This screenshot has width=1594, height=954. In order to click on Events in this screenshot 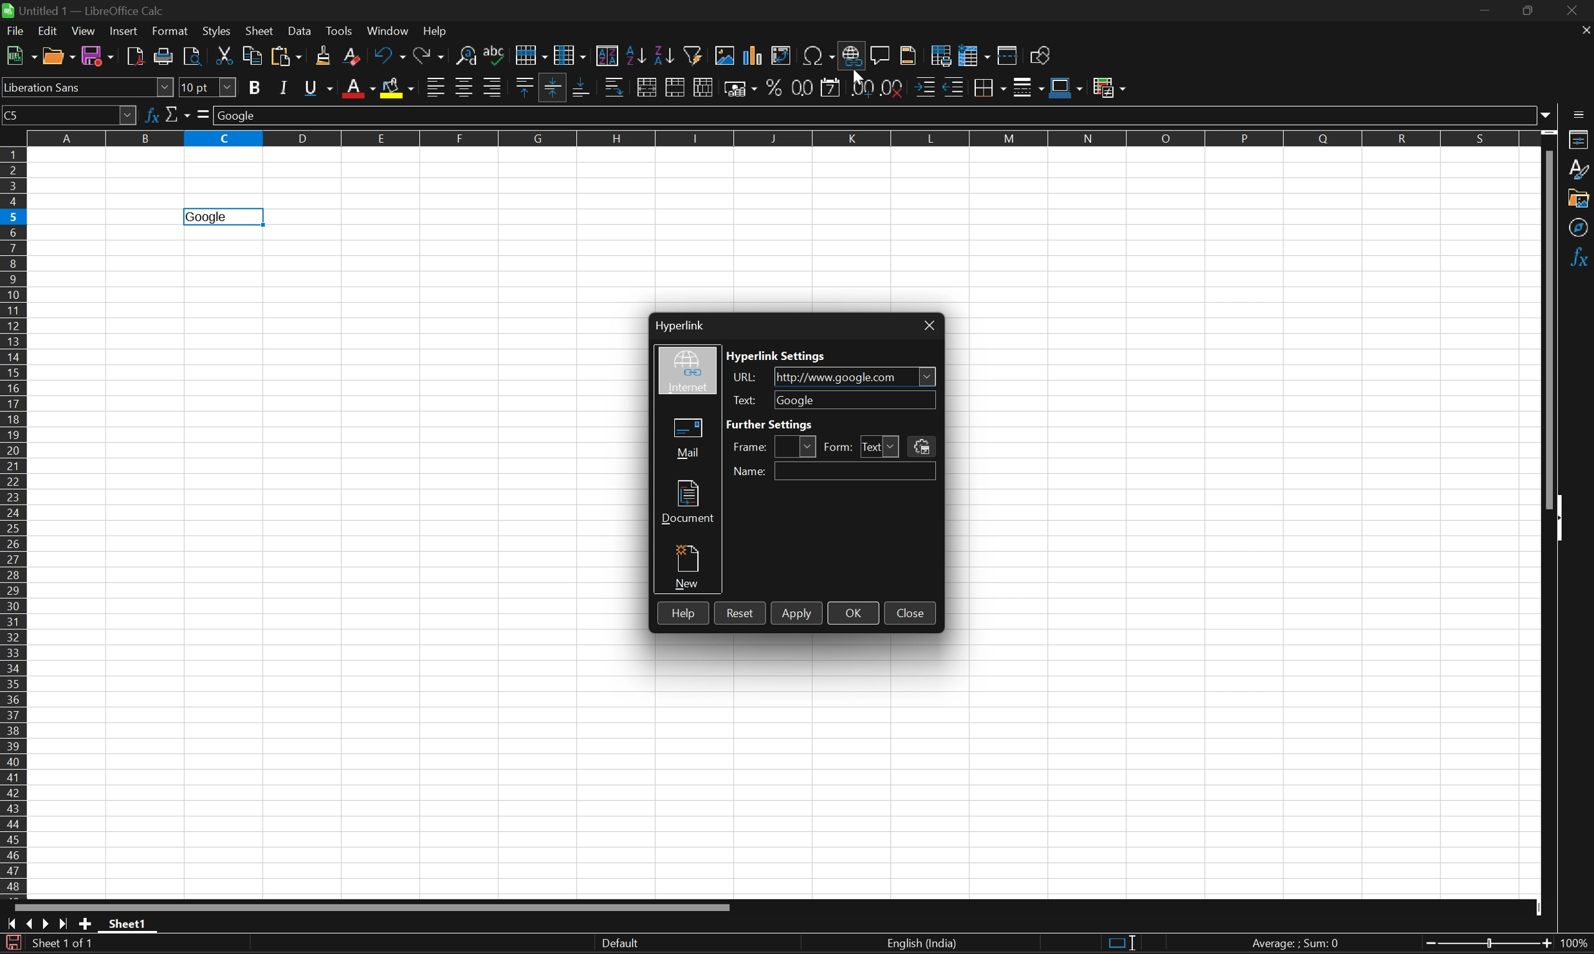, I will do `click(921, 446)`.